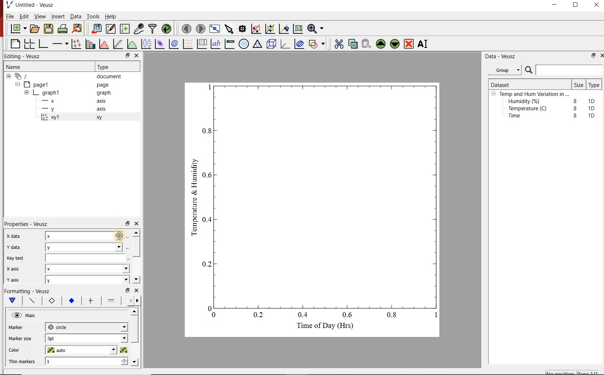 The width and height of the screenshot is (604, 375). What do you see at coordinates (579, 5) in the screenshot?
I see `maximize` at bounding box center [579, 5].